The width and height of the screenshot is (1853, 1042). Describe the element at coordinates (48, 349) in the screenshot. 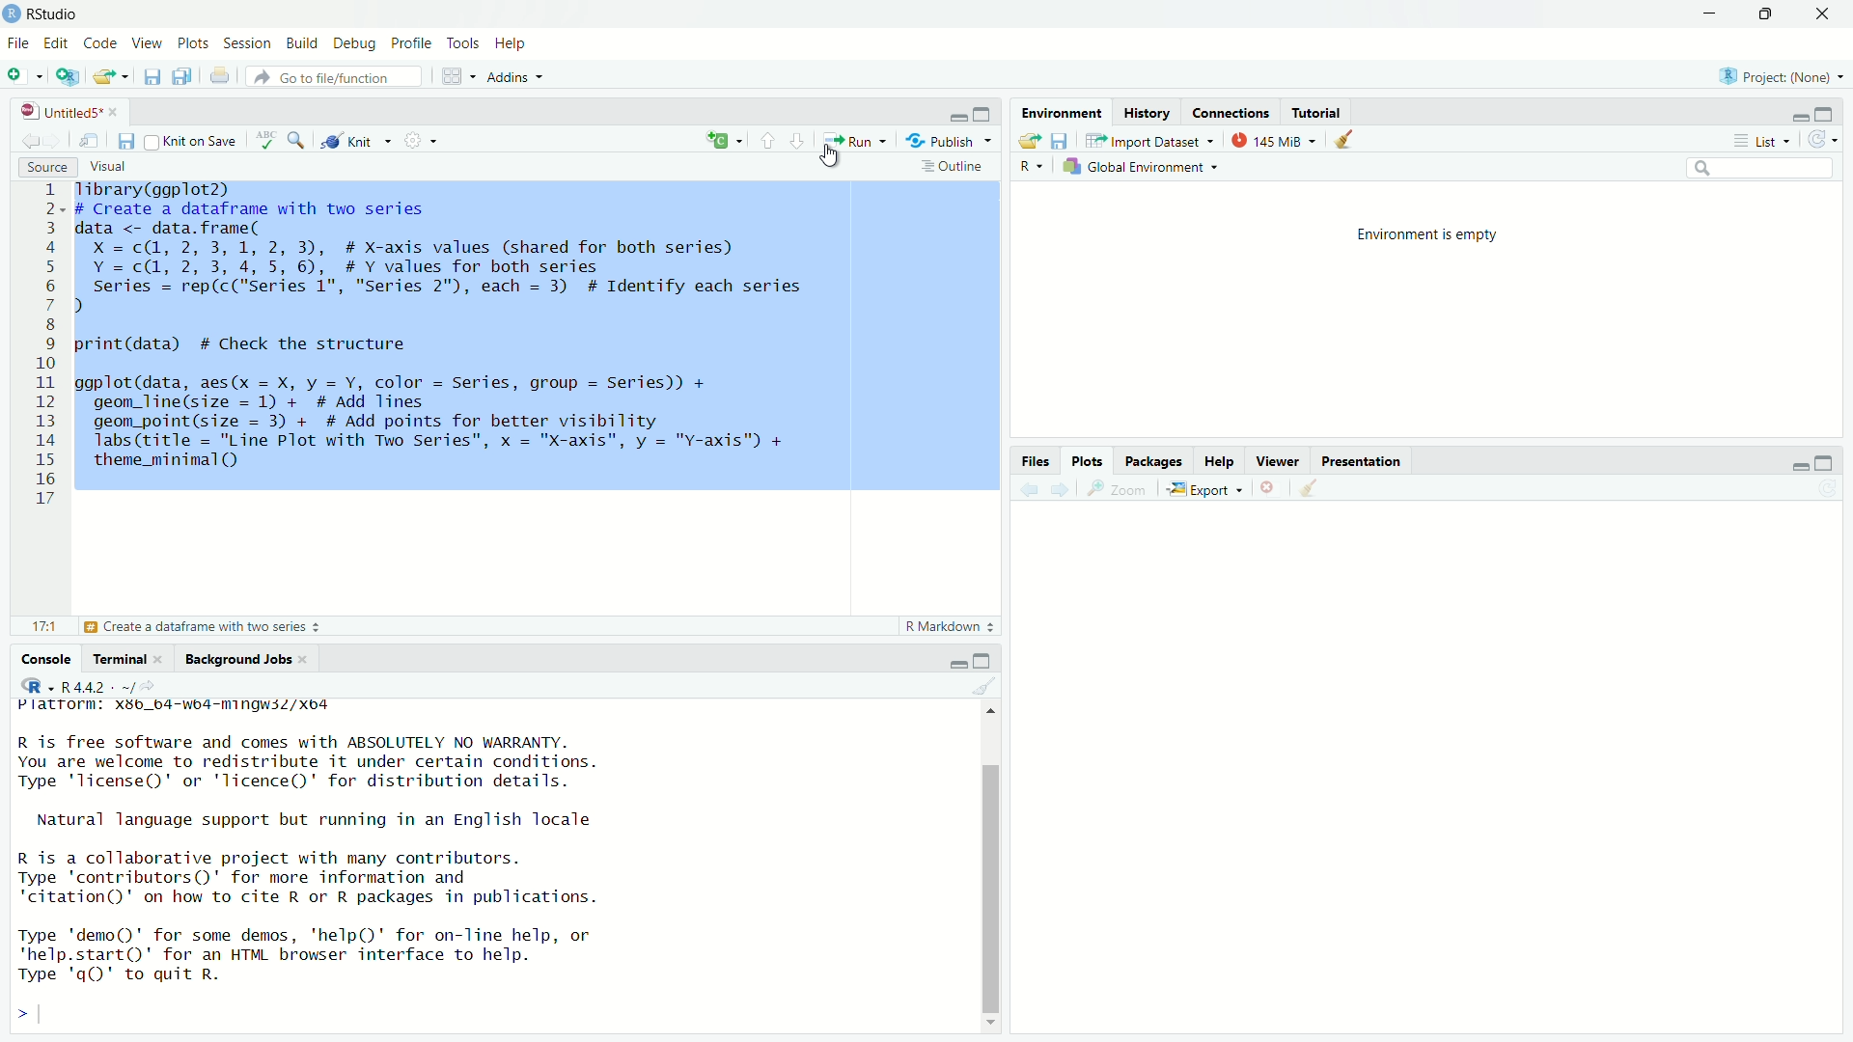

I see `1
2
3
4
5
6
7
8
9
10
ali
12
13
14
15
16
17` at that location.